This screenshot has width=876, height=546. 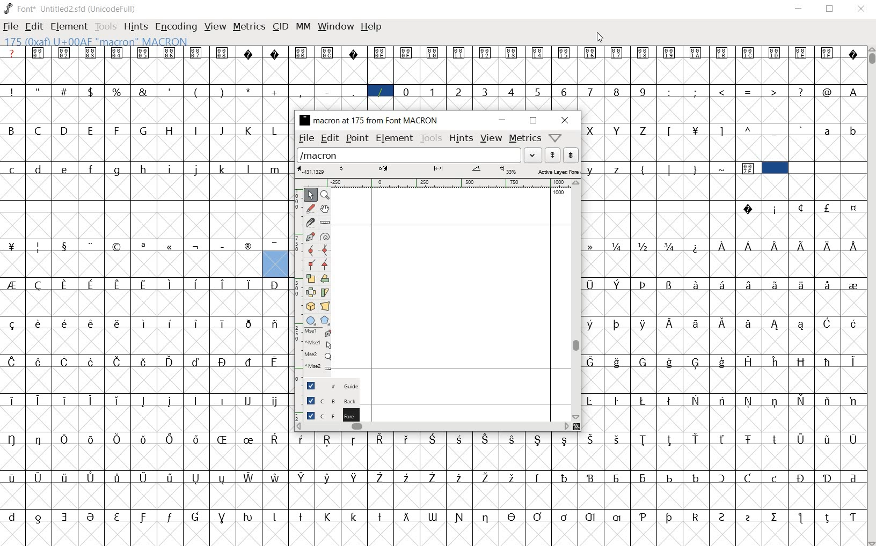 What do you see at coordinates (13, 246) in the screenshot?
I see `Symbol` at bounding box center [13, 246].